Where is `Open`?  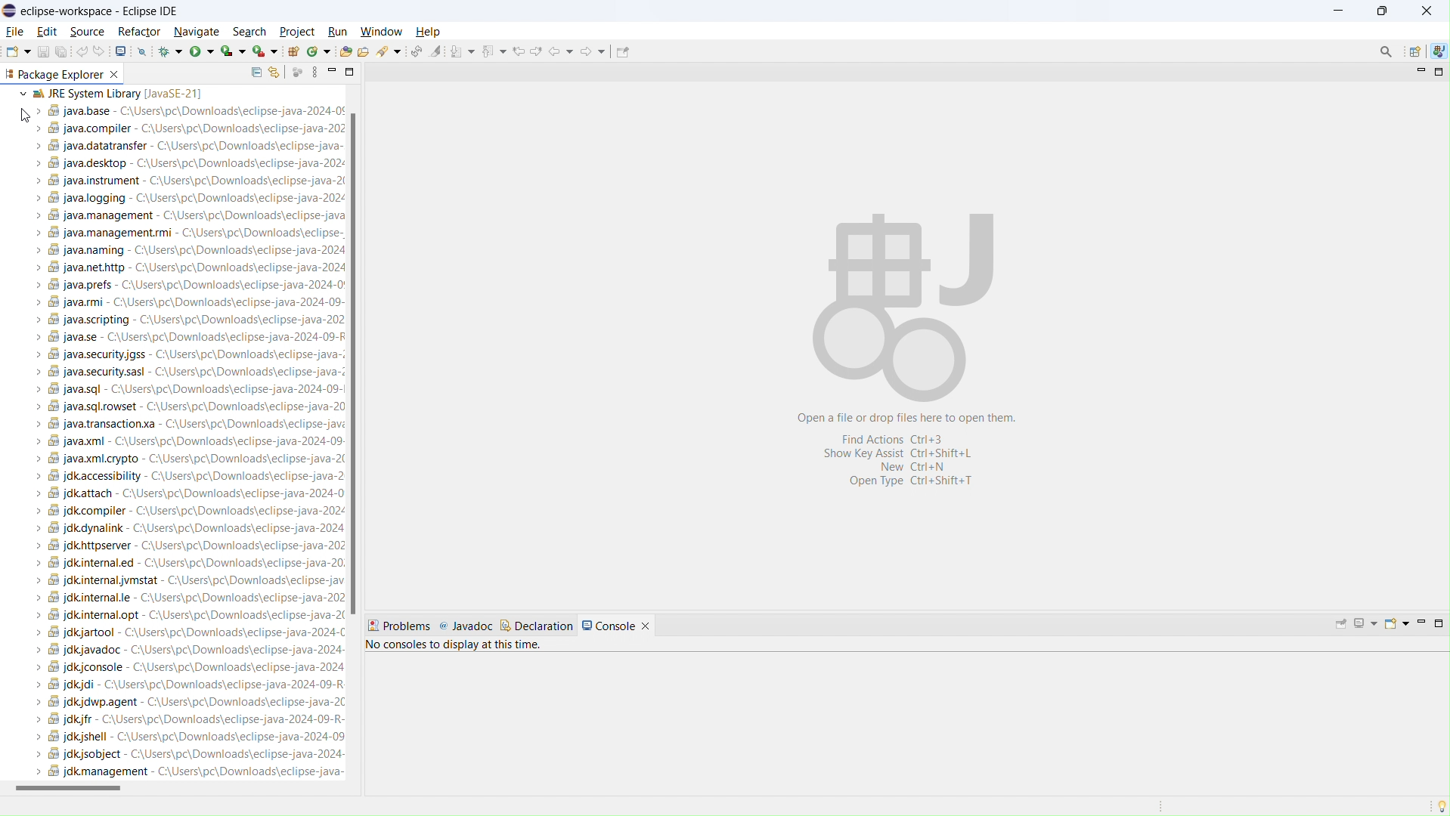
Open is located at coordinates (367, 51).